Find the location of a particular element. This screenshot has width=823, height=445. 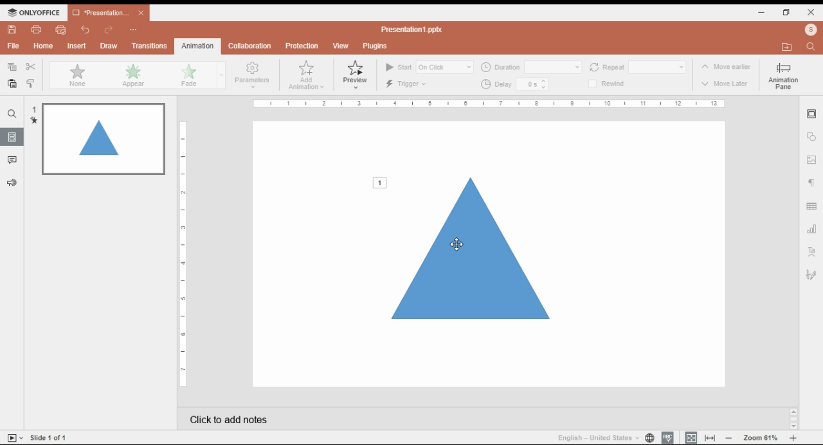

fit to width is located at coordinates (710, 439).